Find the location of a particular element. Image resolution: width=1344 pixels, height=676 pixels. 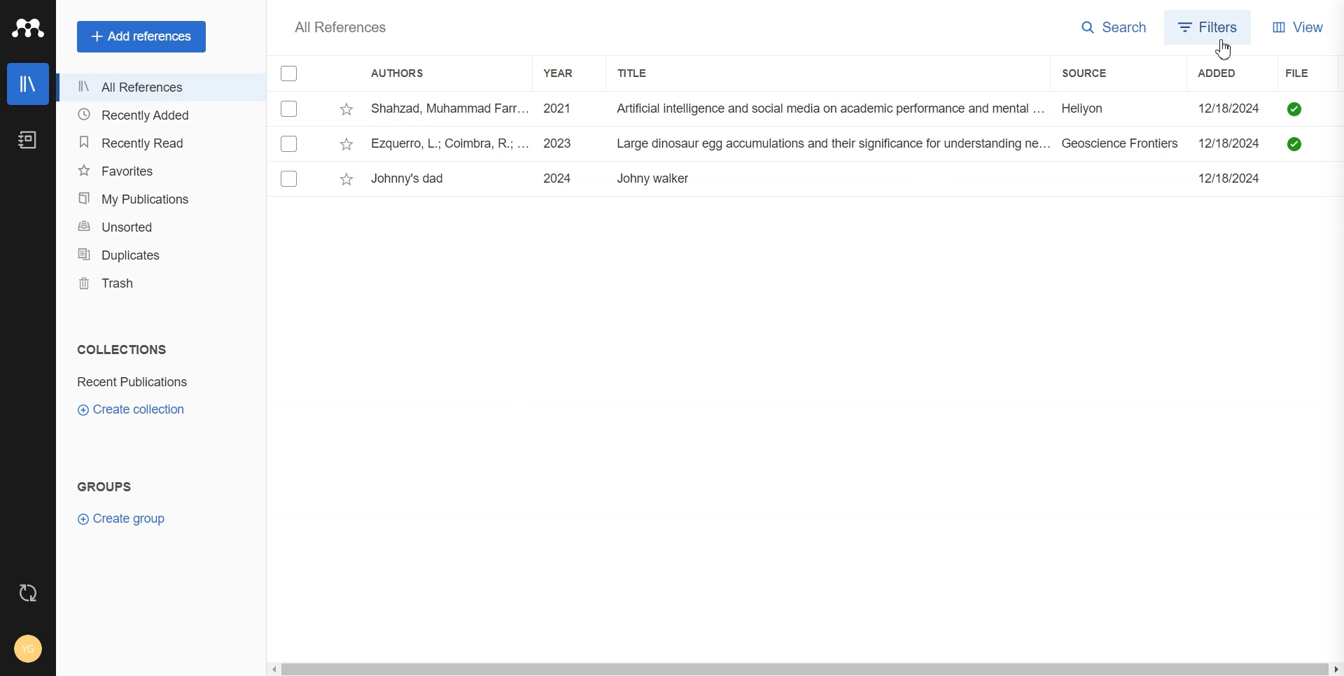

star is located at coordinates (346, 180).